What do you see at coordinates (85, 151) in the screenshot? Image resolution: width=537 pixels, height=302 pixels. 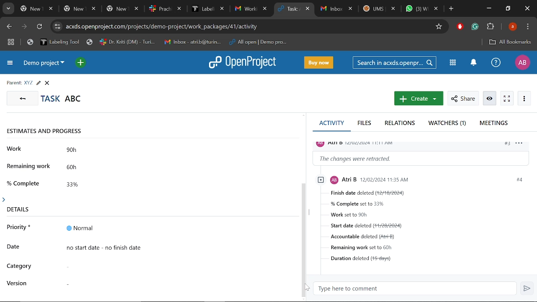 I see `90h` at bounding box center [85, 151].